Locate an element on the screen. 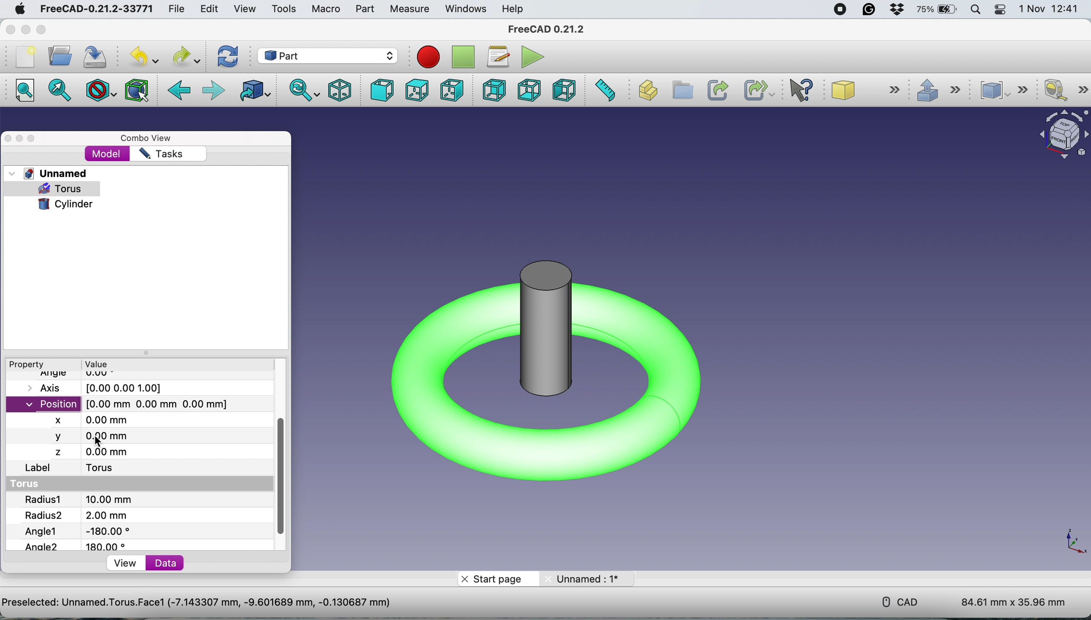 The height and width of the screenshot is (620, 1091). windows is located at coordinates (467, 9).